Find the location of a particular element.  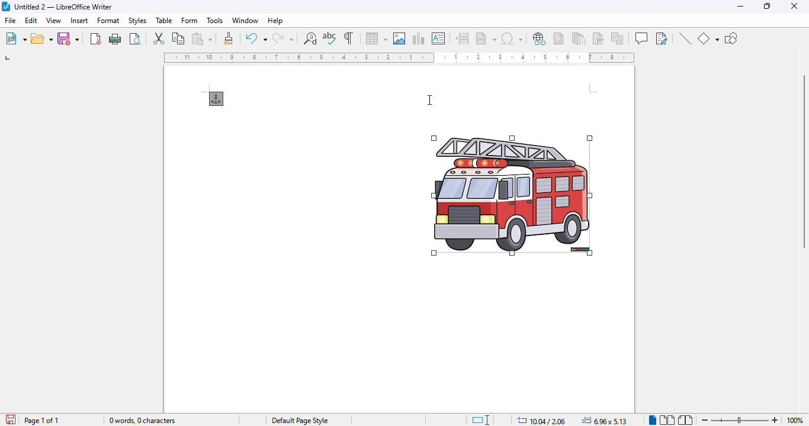

form is located at coordinates (190, 20).